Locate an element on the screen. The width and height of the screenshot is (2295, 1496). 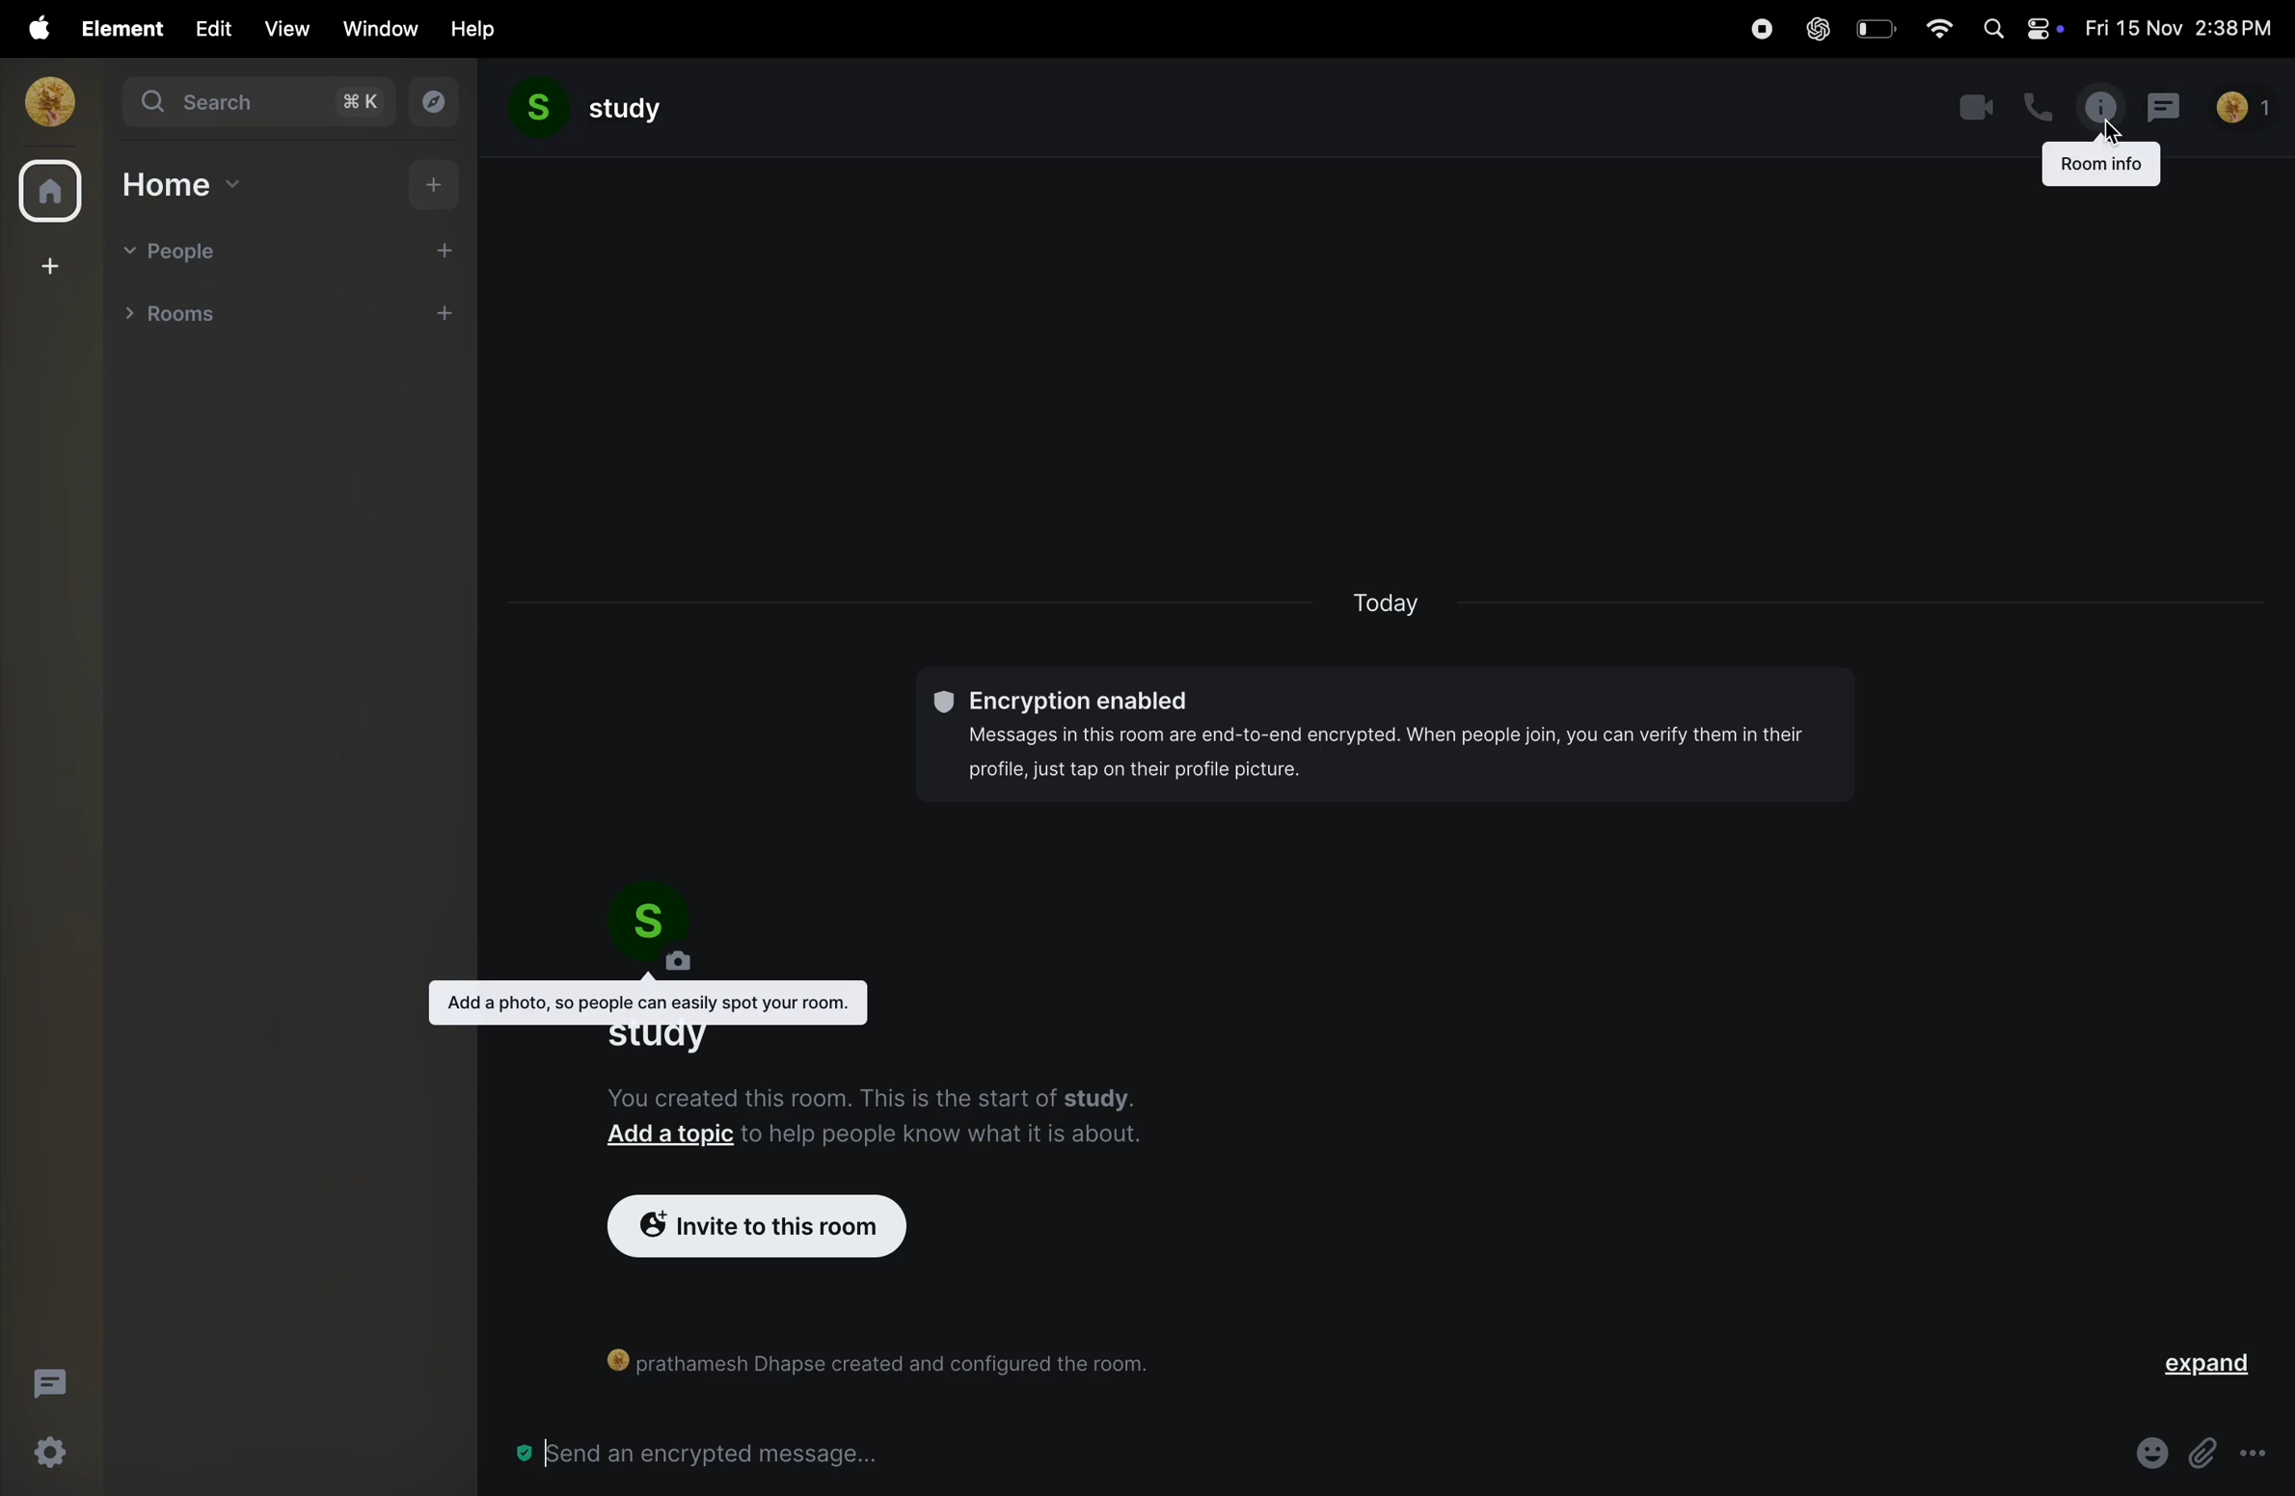
help is located at coordinates (475, 28).